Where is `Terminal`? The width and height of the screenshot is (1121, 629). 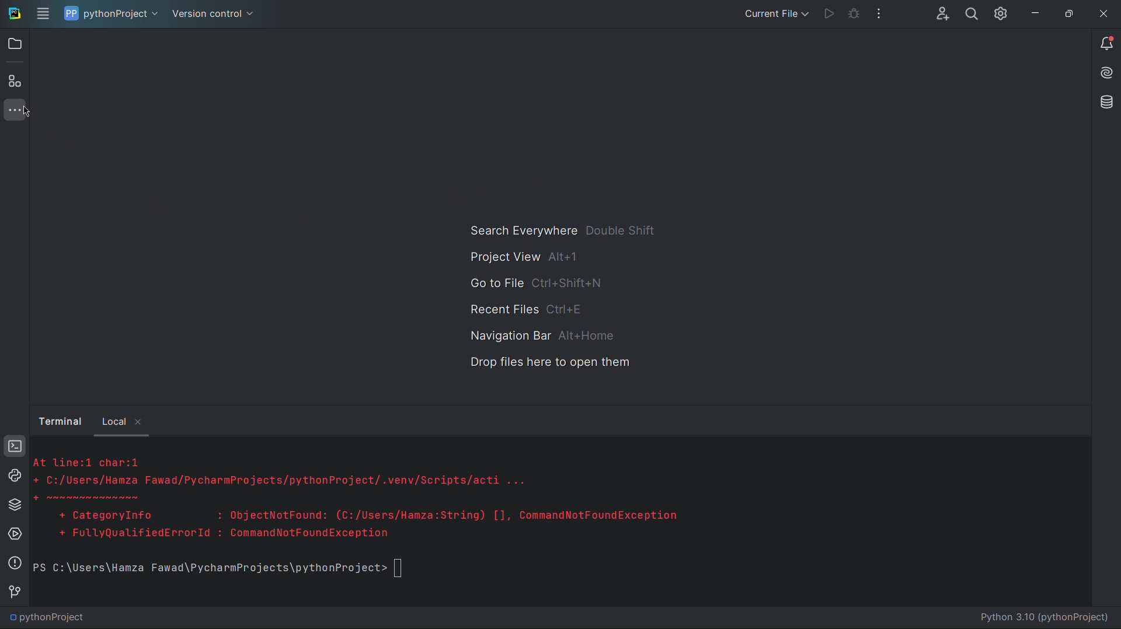 Terminal is located at coordinates (15, 447).